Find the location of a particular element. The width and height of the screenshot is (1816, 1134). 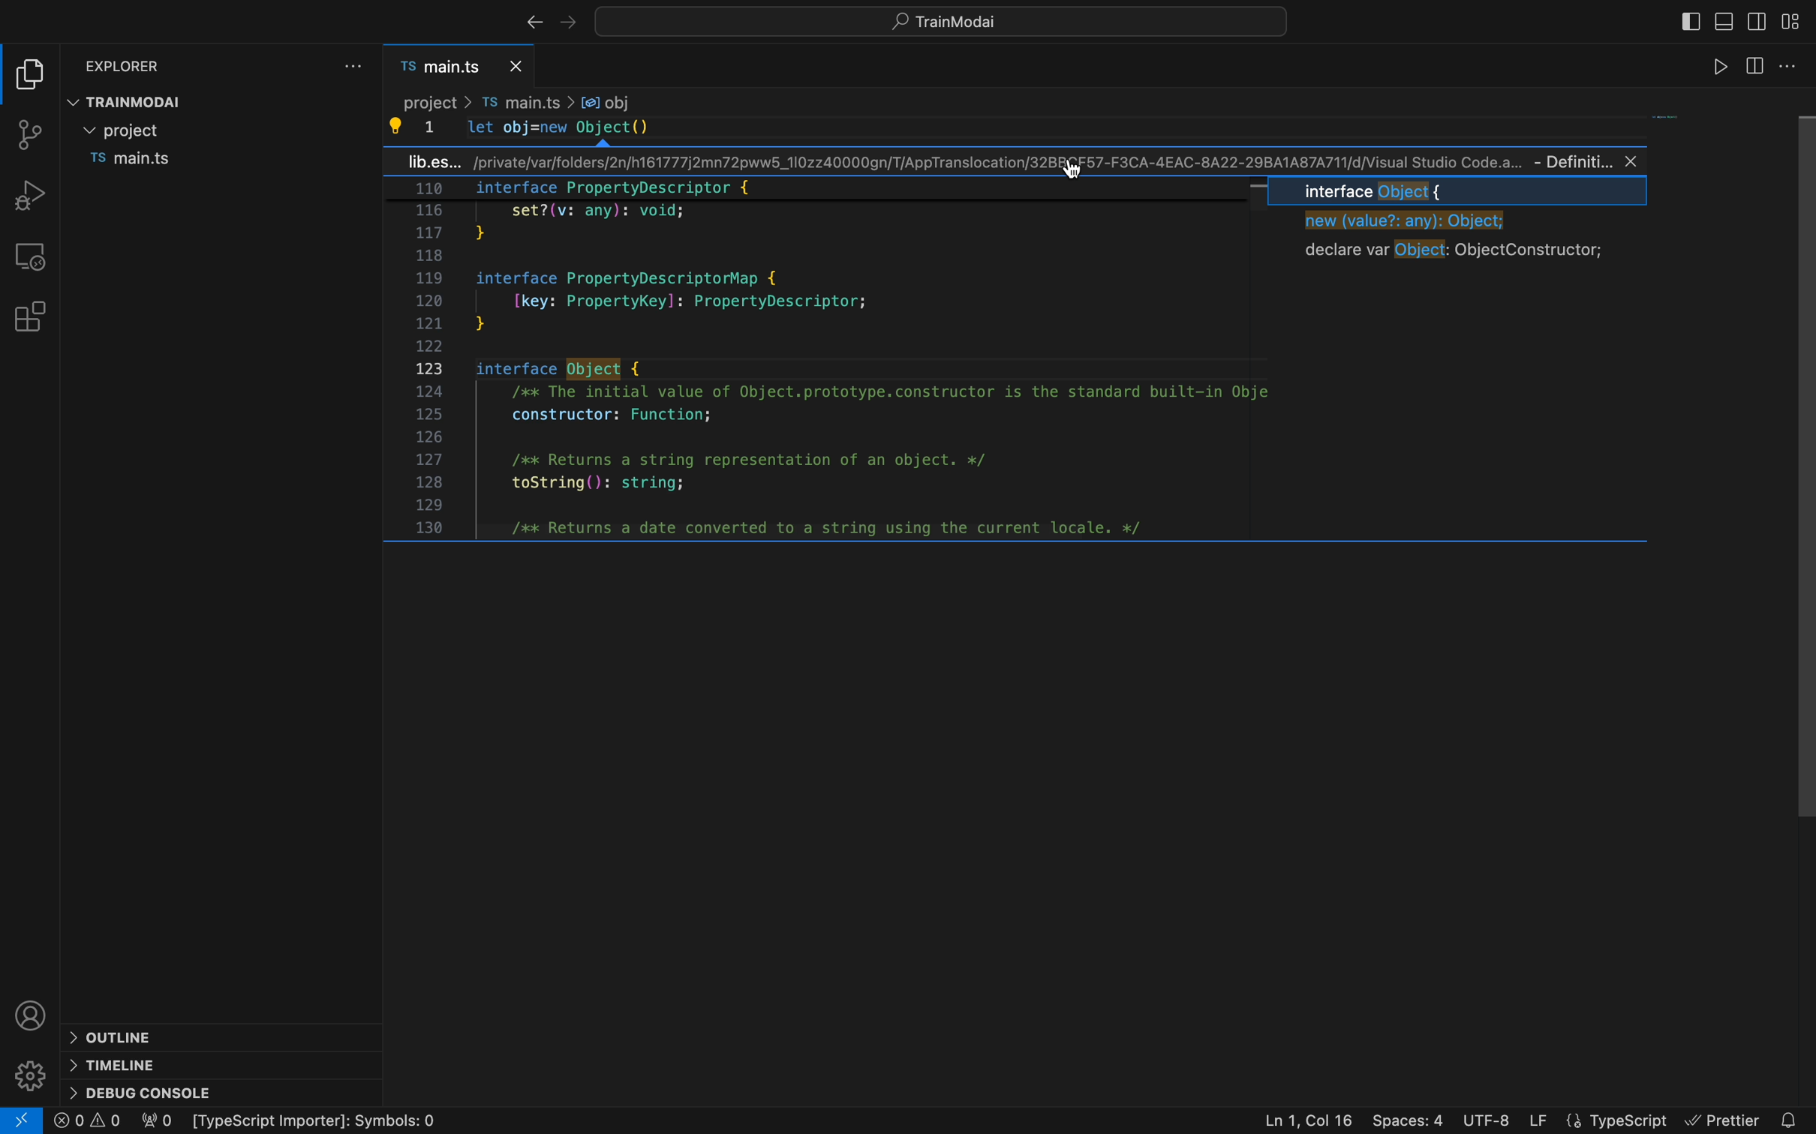

extensions is located at coordinates (29, 317).